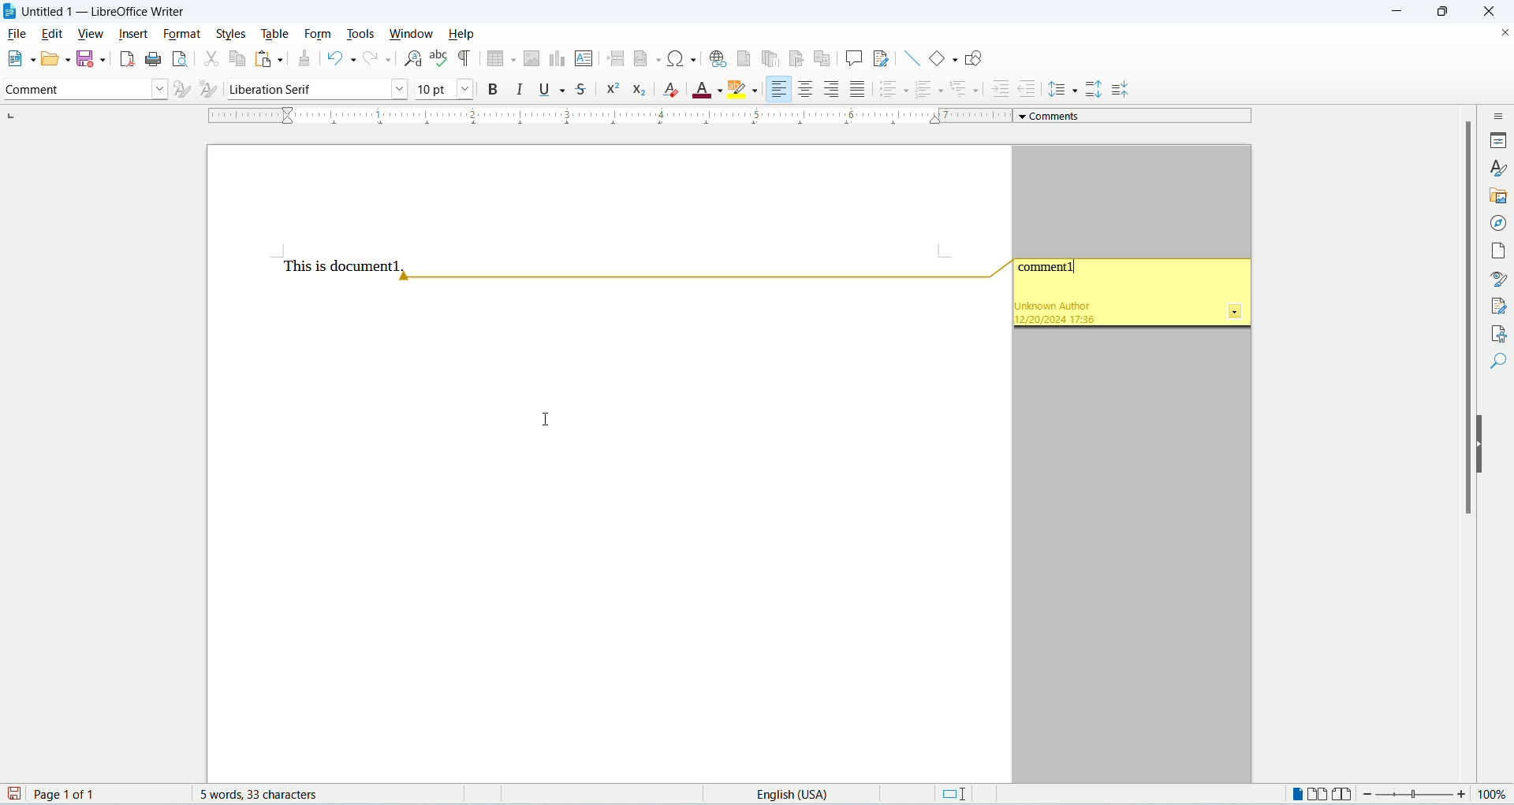 This screenshot has width=1514, height=805. Describe the element at coordinates (882, 59) in the screenshot. I see `show track changes` at that location.